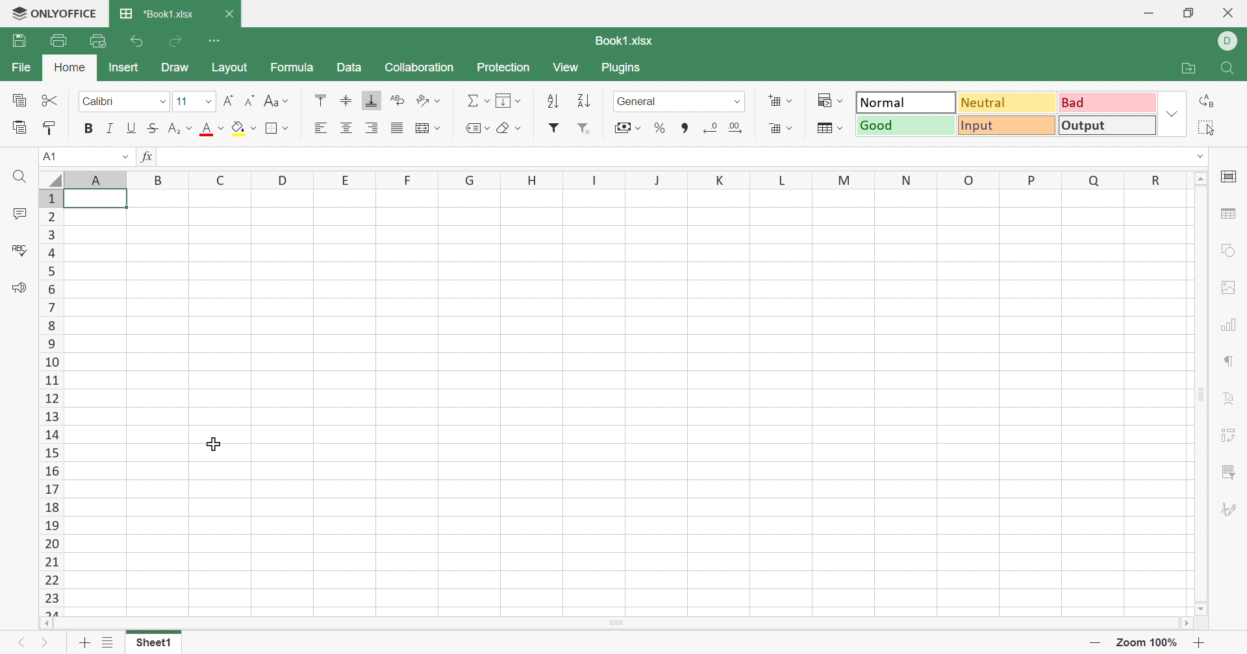 This screenshot has width=1247, height=654. I want to click on Decrease decimal, so click(711, 127).